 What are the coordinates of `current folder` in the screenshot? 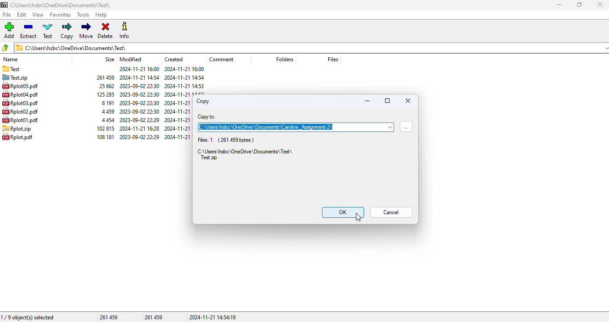 It's located at (311, 48).